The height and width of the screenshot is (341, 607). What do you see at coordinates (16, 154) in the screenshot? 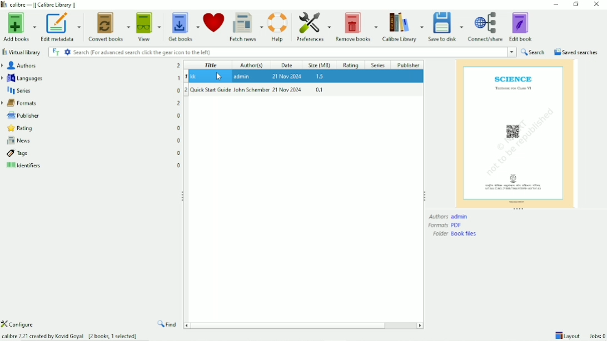
I see `Tags` at bounding box center [16, 154].